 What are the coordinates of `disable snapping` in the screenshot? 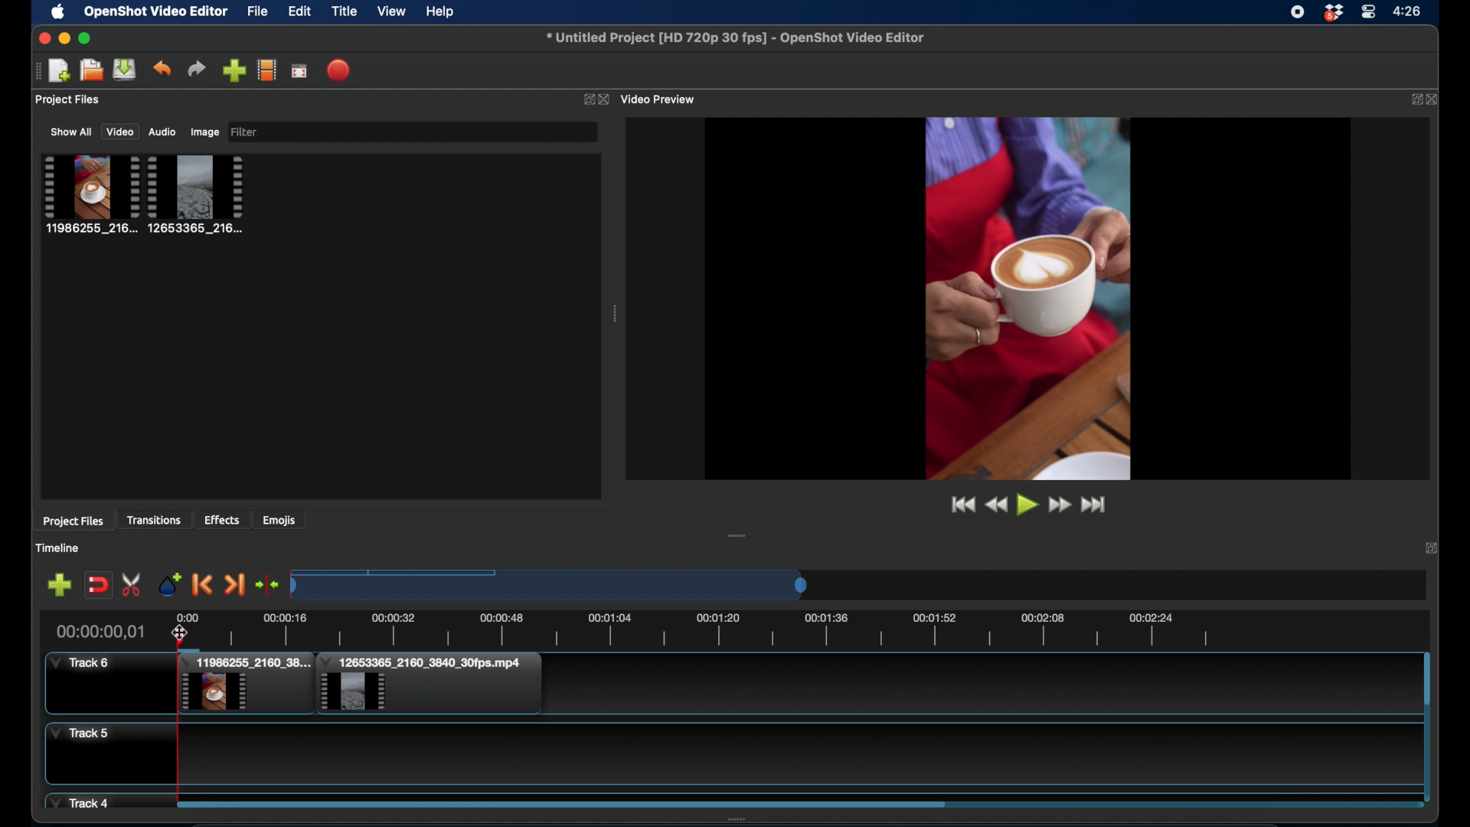 It's located at (98, 583).